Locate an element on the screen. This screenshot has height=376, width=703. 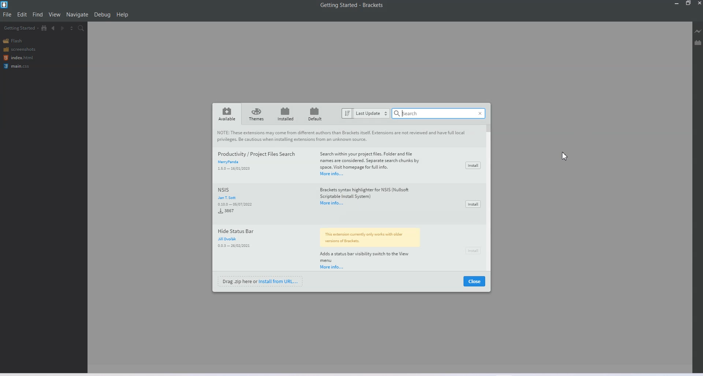
search bar is located at coordinates (439, 113).